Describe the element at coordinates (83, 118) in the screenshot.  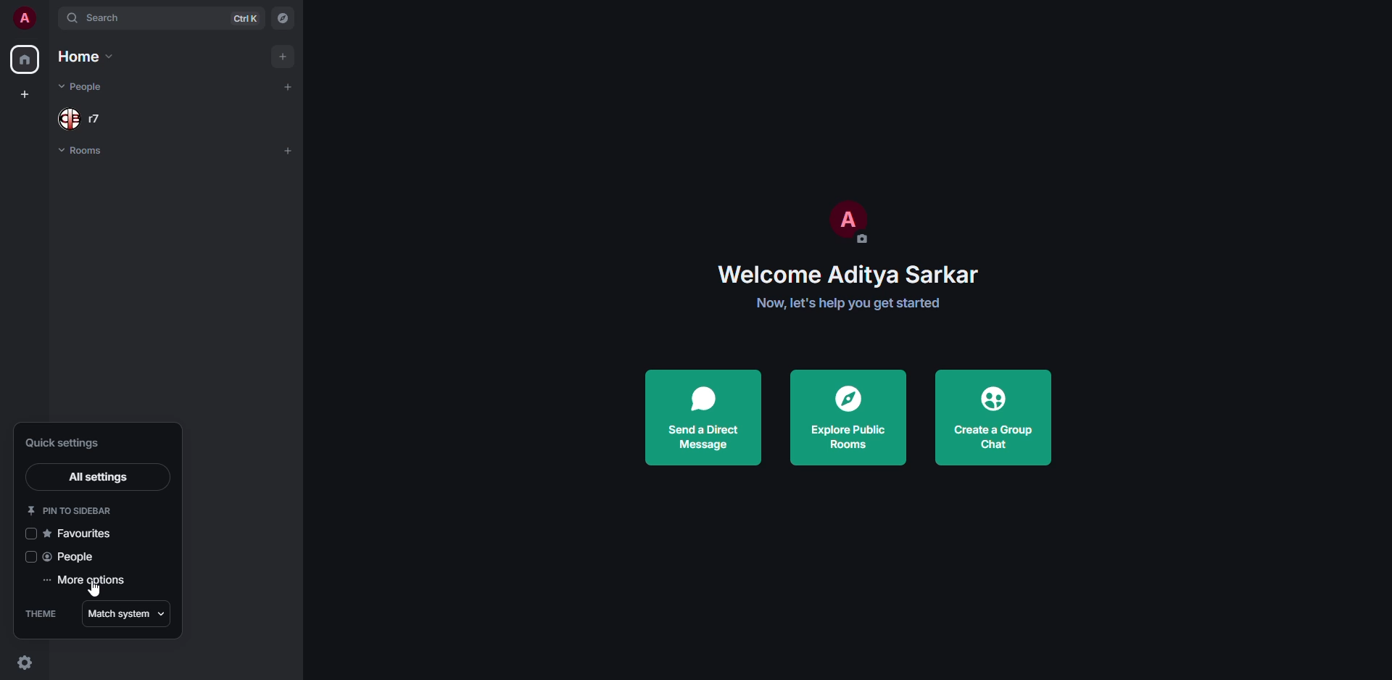
I see `people` at that location.